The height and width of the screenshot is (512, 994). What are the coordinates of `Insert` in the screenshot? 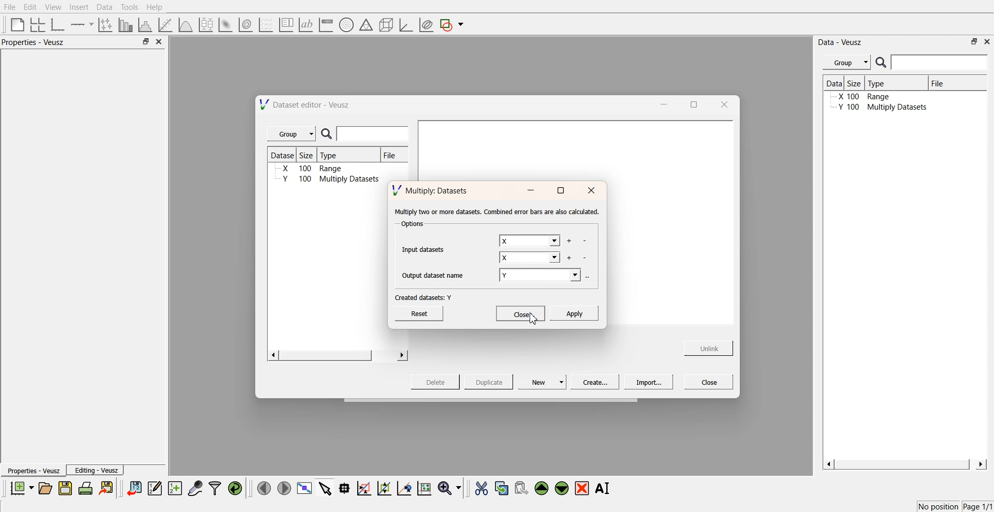 It's located at (78, 7).